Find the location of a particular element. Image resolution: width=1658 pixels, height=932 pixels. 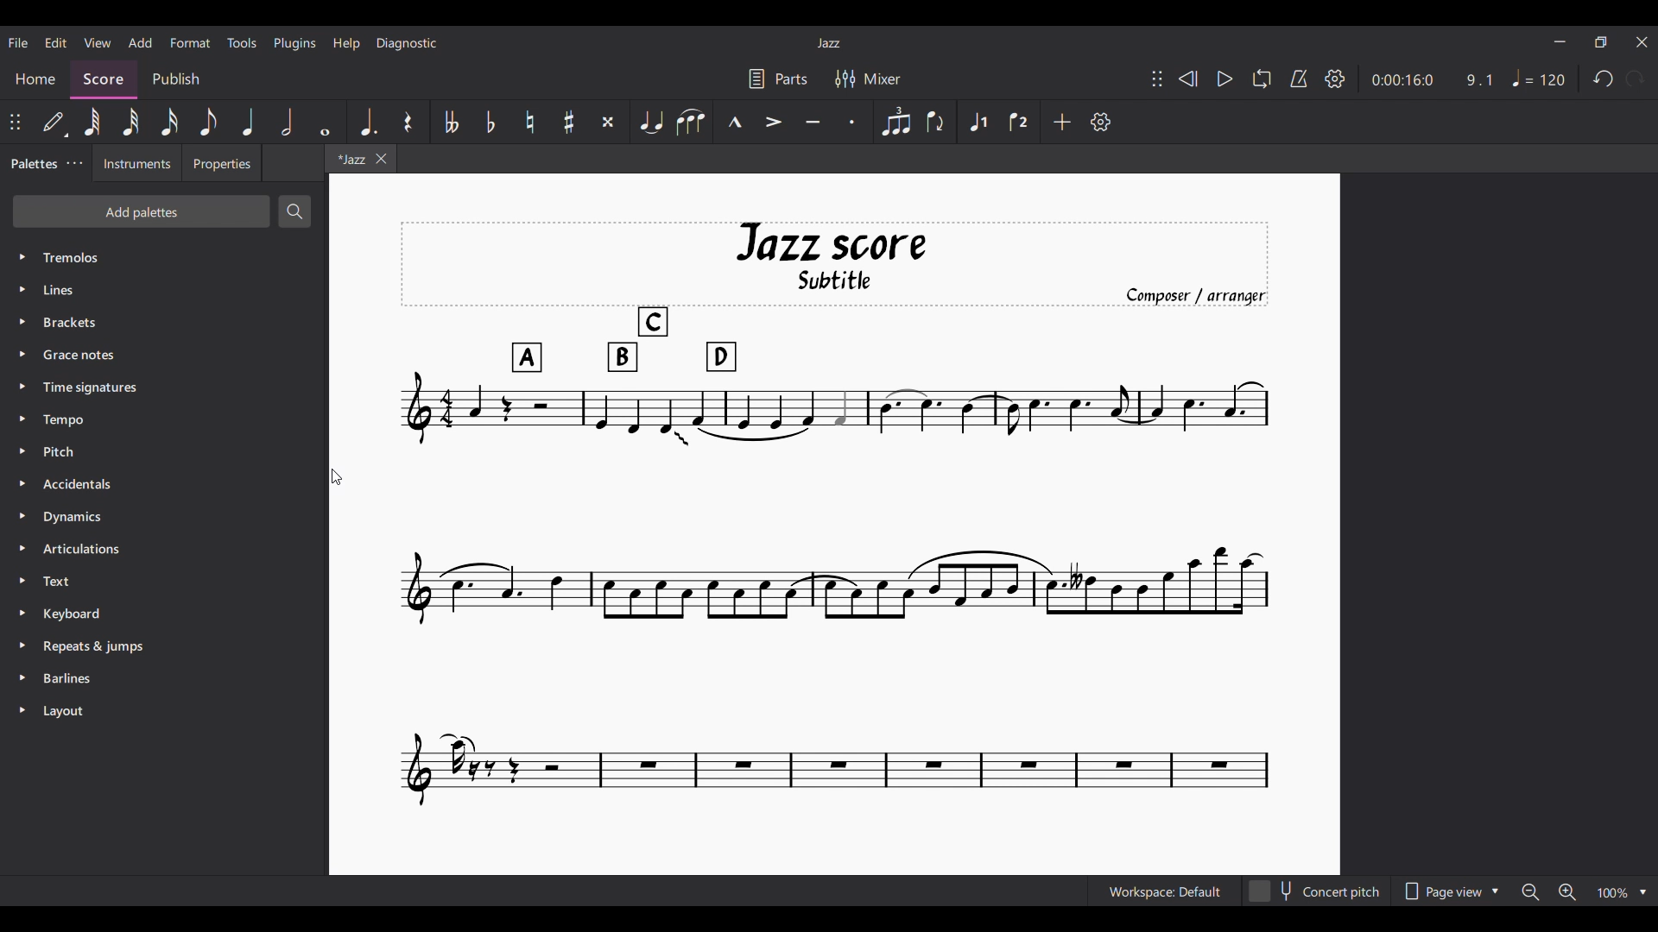

Rewind is located at coordinates (1189, 79).